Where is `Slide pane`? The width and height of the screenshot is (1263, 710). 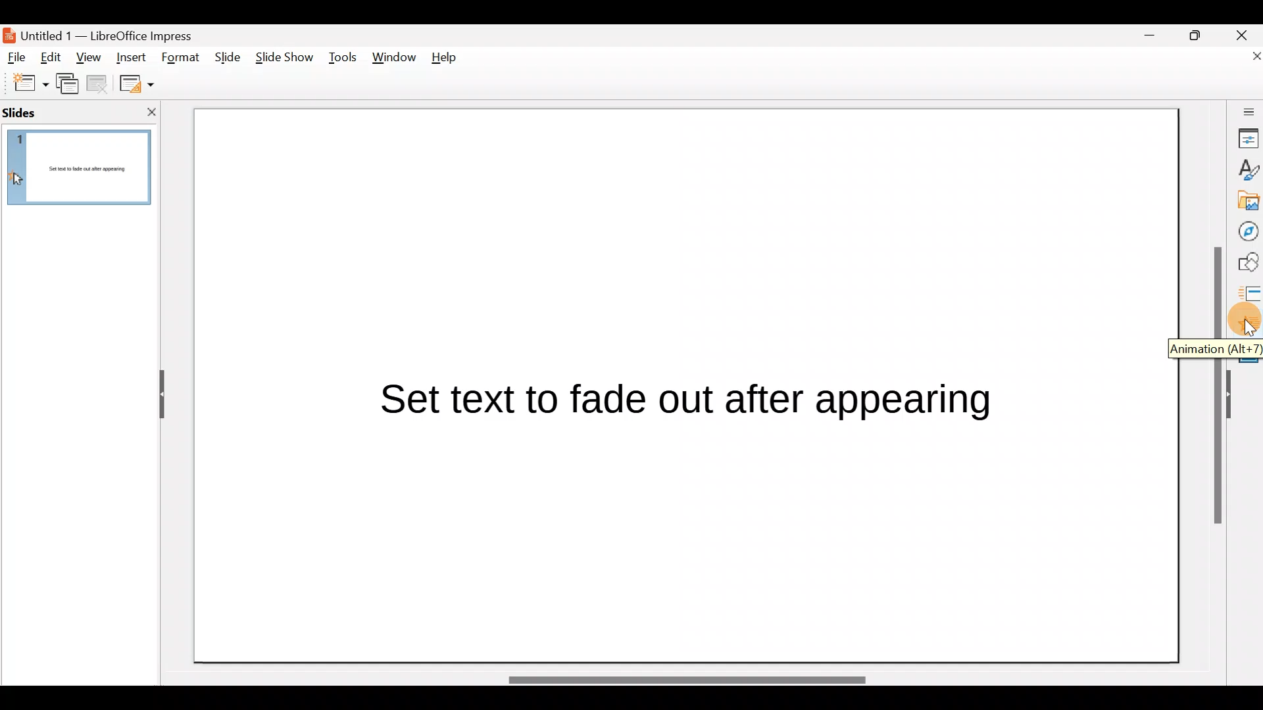 Slide pane is located at coordinates (80, 172).